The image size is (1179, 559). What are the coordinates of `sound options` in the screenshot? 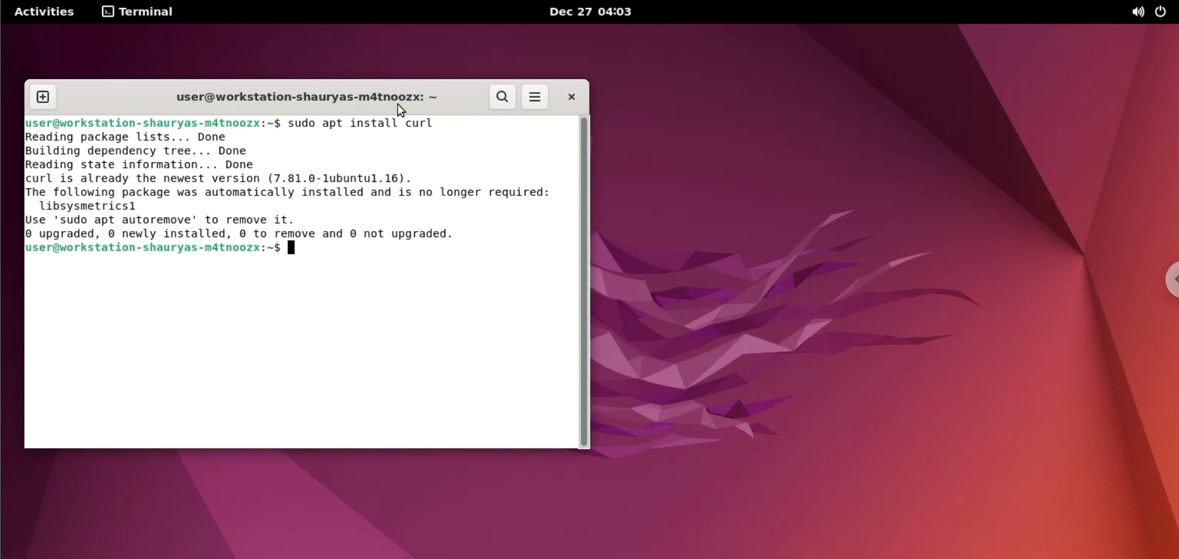 It's located at (1132, 12).